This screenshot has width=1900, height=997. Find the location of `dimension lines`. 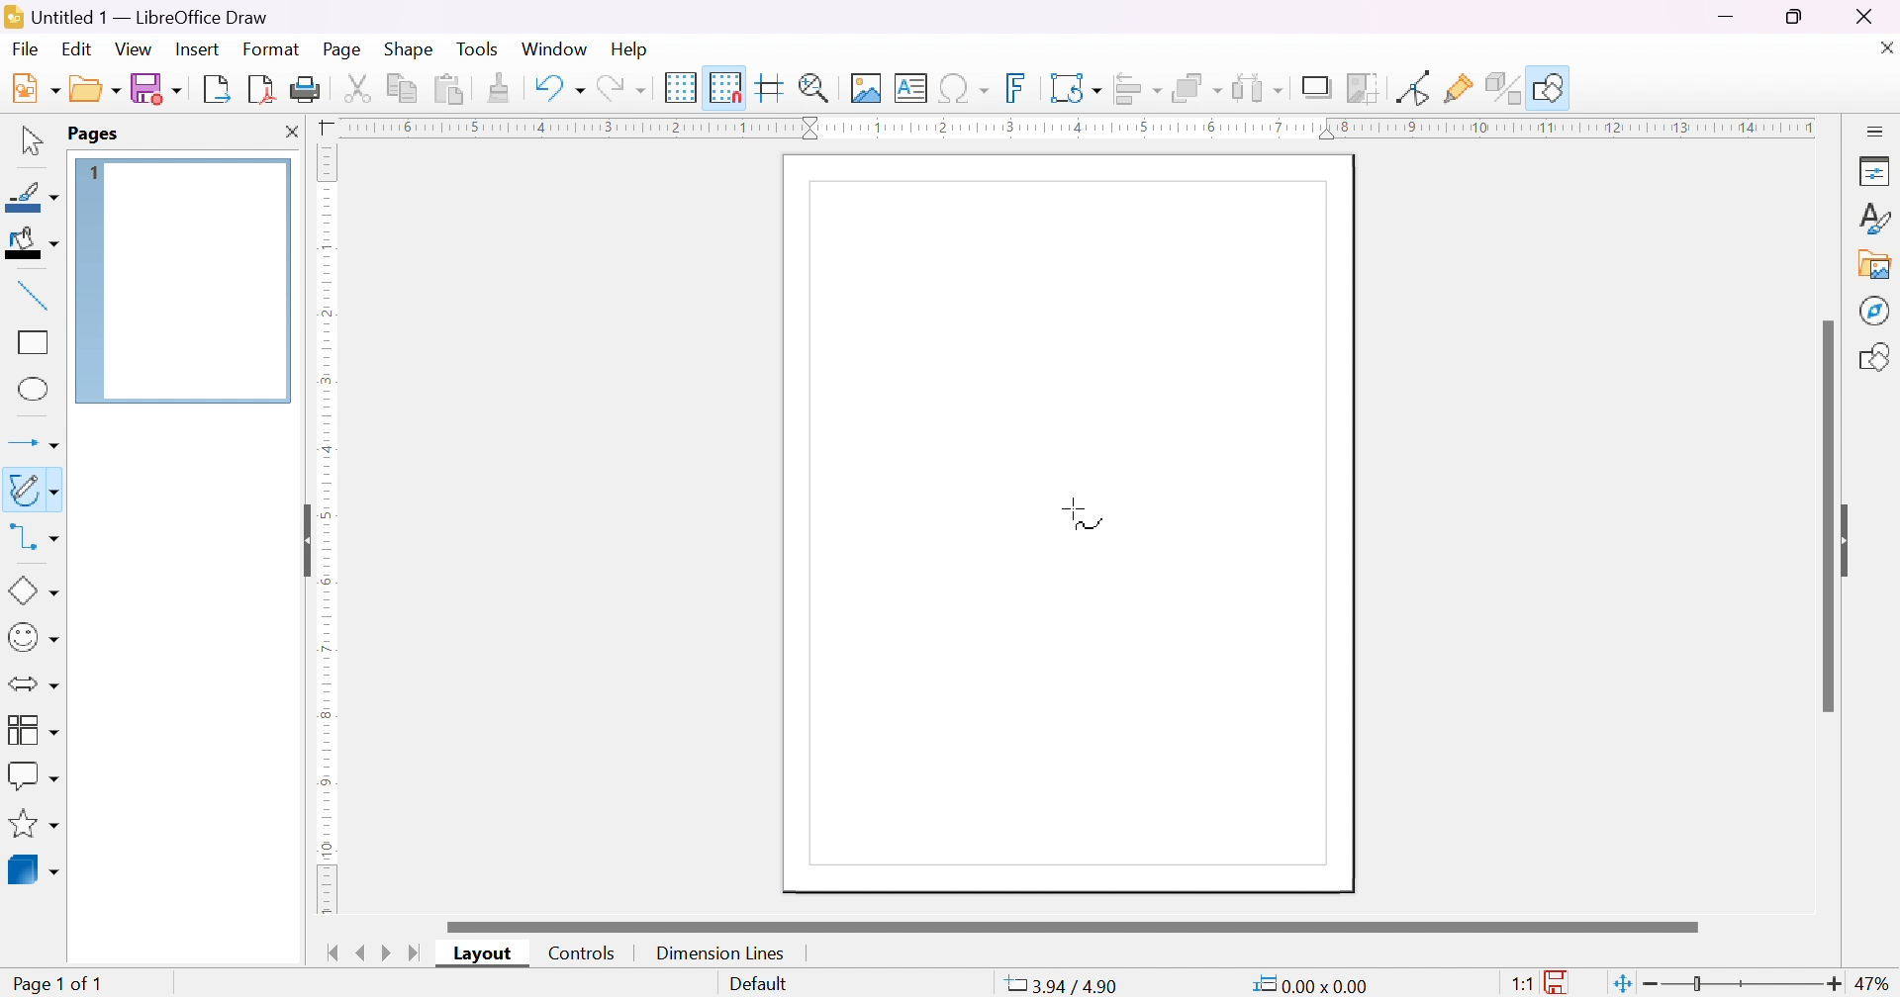

dimension lines is located at coordinates (718, 953).